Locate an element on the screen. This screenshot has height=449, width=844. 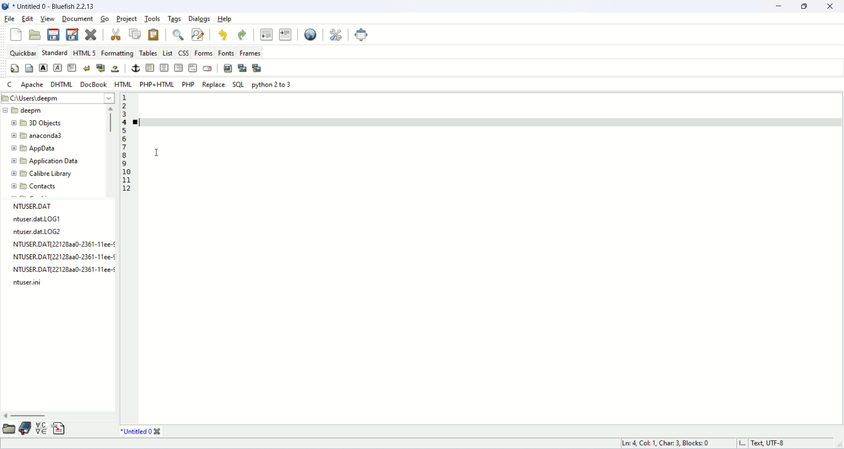
html comment is located at coordinates (193, 67).